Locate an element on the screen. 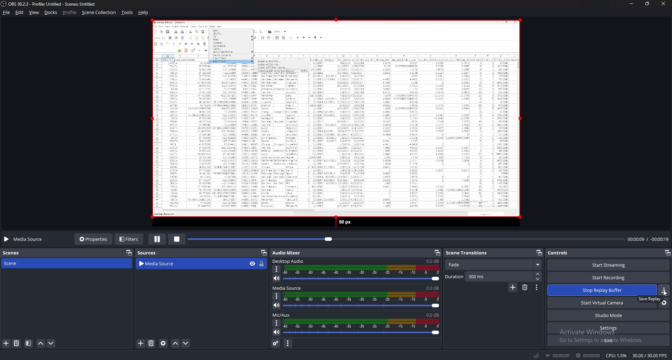 The image size is (672, 360). pause is located at coordinates (157, 240).